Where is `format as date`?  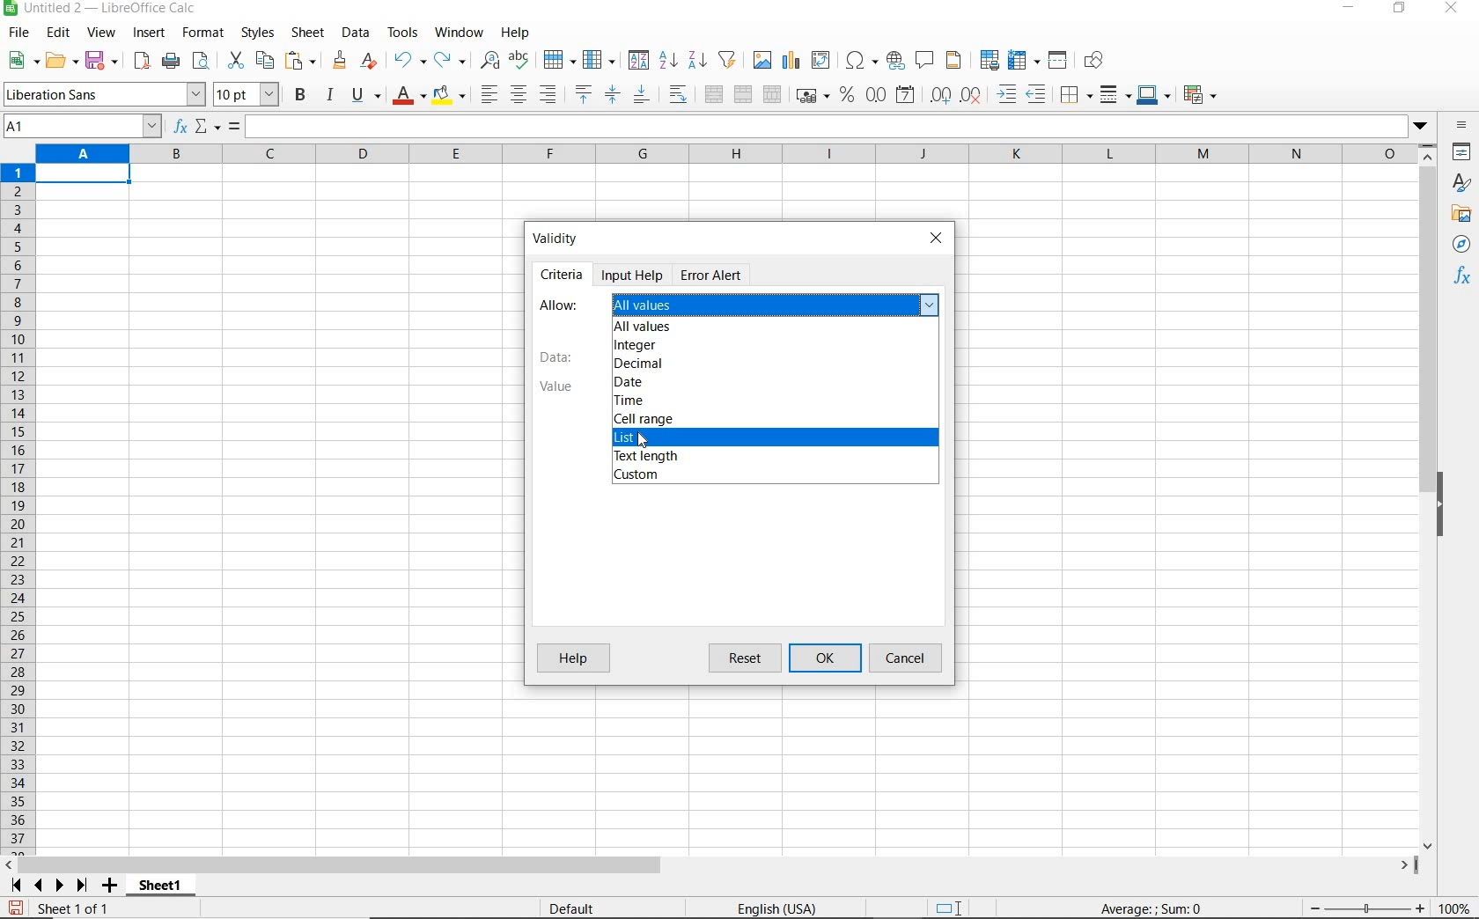 format as date is located at coordinates (907, 94).